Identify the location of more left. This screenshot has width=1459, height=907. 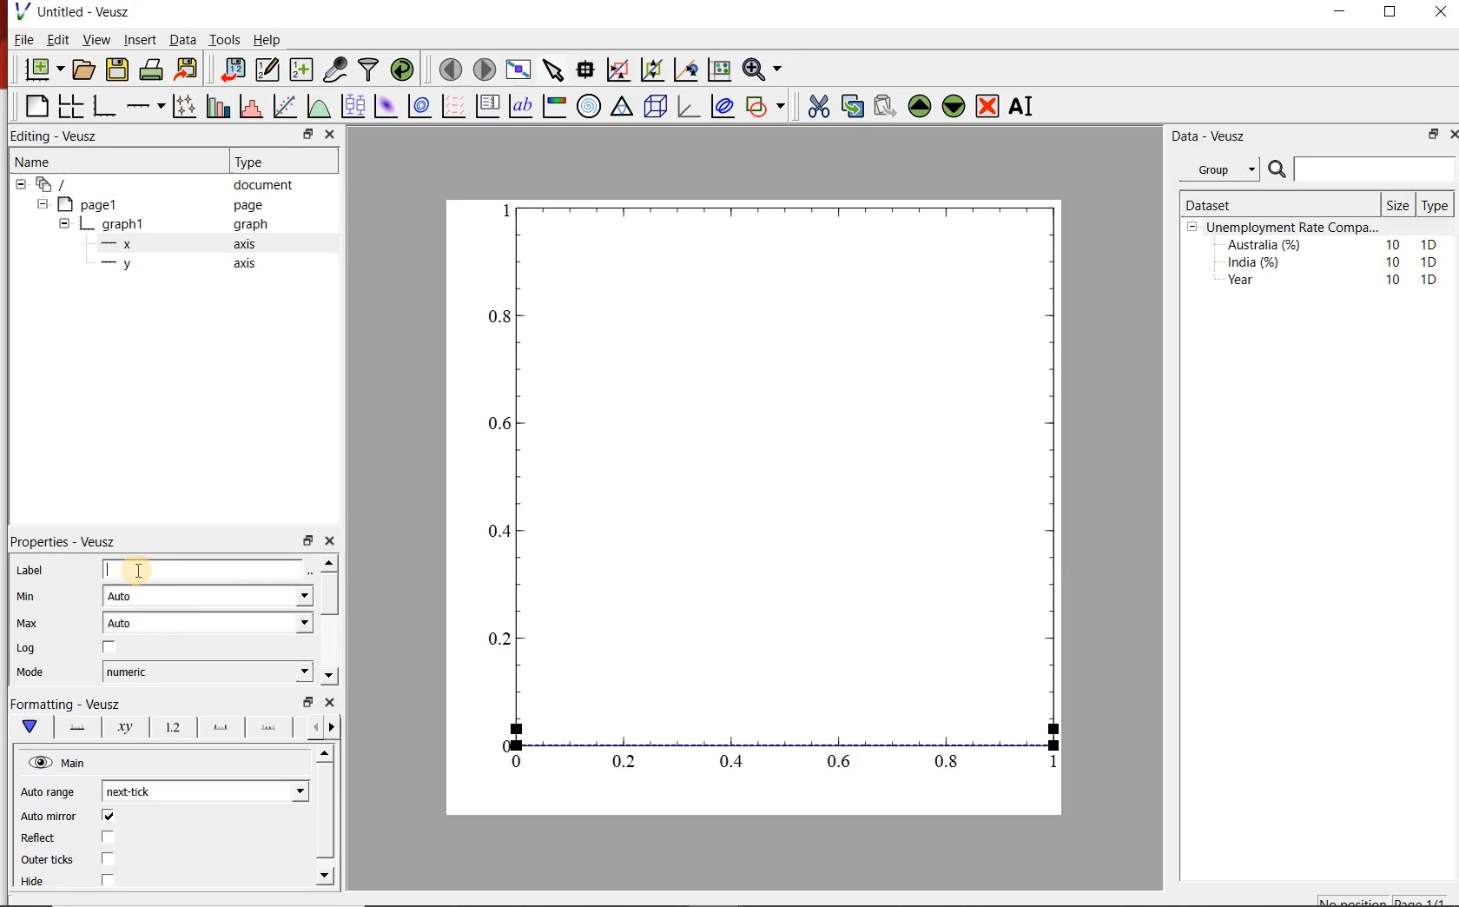
(312, 726).